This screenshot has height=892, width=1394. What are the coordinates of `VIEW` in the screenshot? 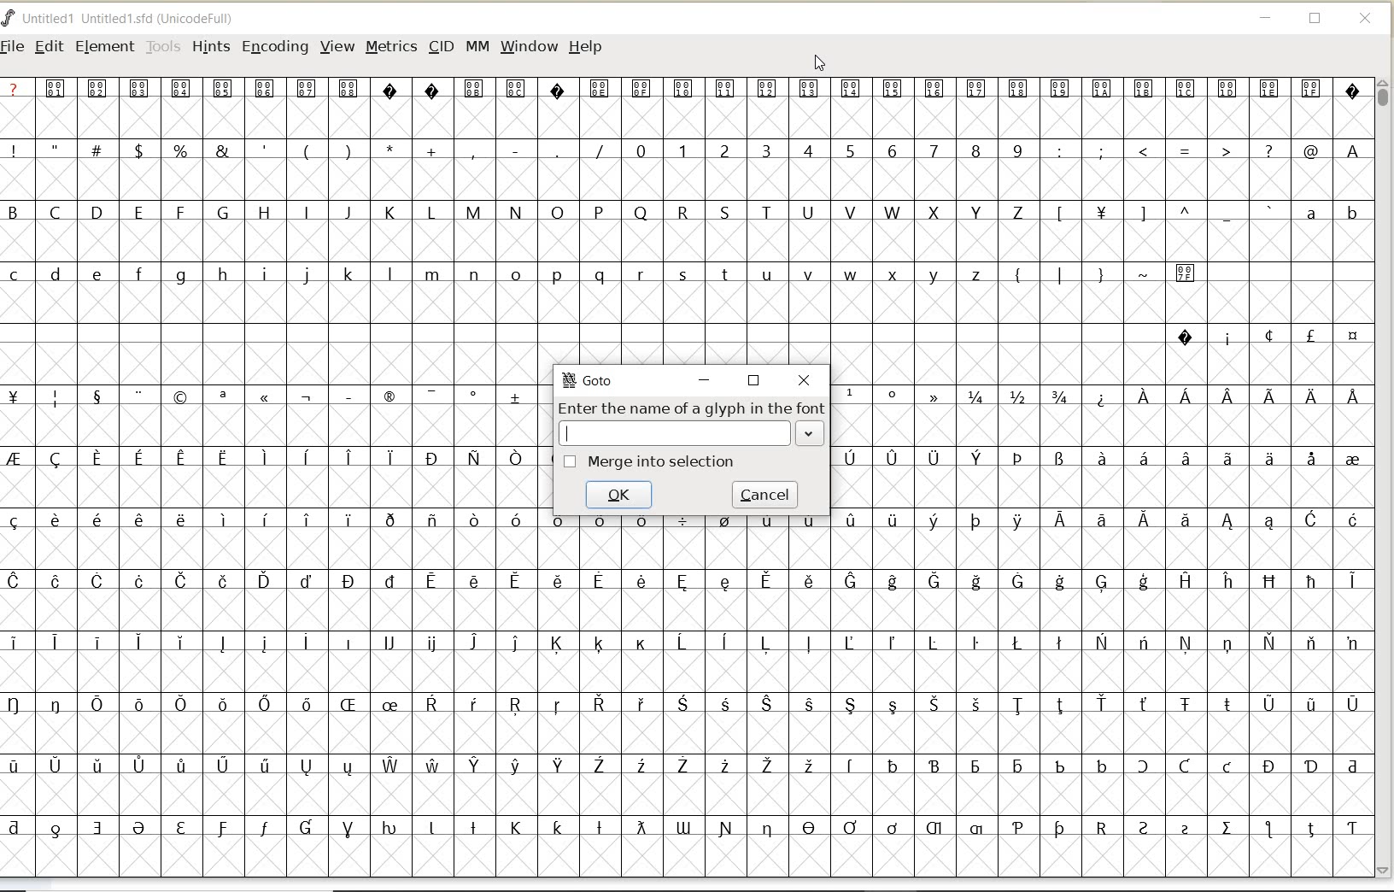 It's located at (337, 47).